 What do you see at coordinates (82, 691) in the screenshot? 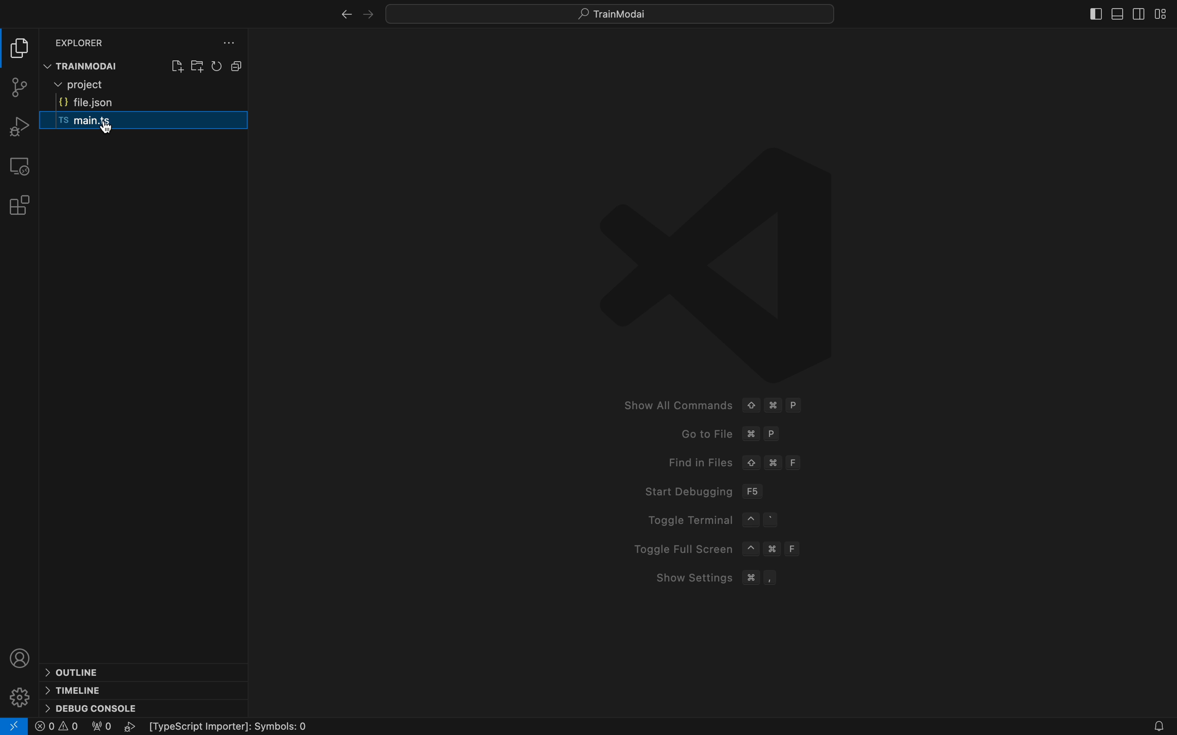
I see `timeline` at bounding box center [82, 691].